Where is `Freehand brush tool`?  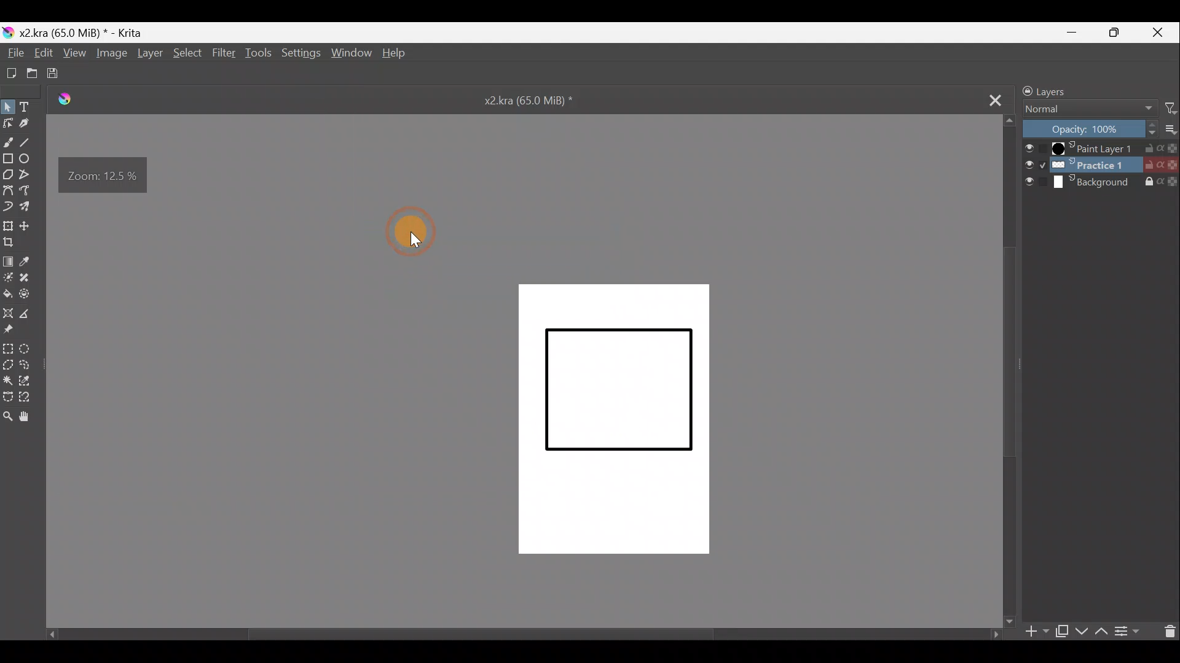
Freehand brush tool is located at coordinates (7, 142).